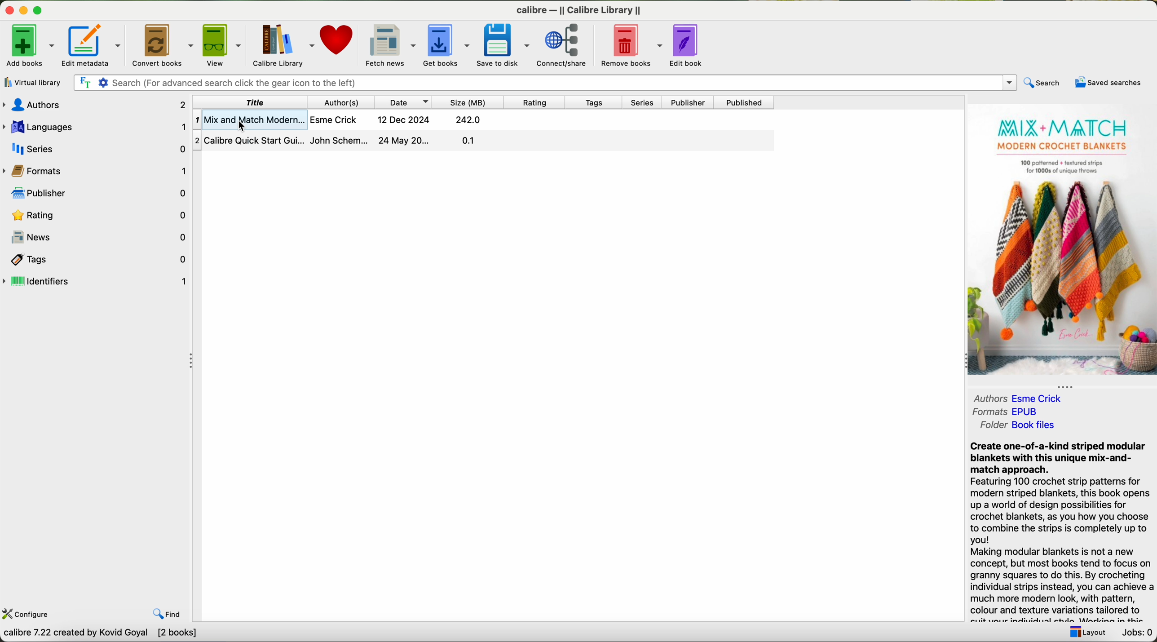  What do you see at coordinates (25, 10) in the screenshot?
I see `minimize program` at bounding box center [25, 10].